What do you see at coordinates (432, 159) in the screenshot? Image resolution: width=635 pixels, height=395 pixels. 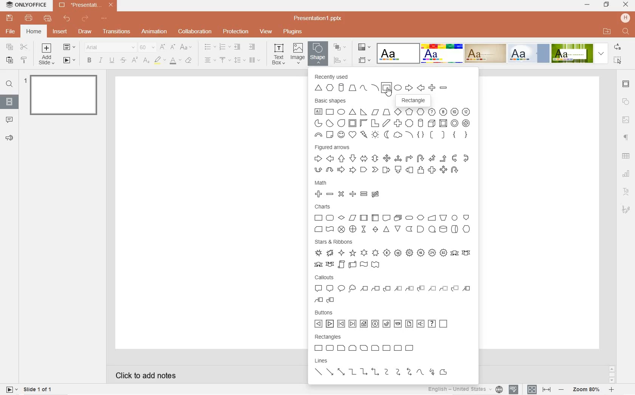 I see `Left Up Arrow` at bounding box center [432, 159].